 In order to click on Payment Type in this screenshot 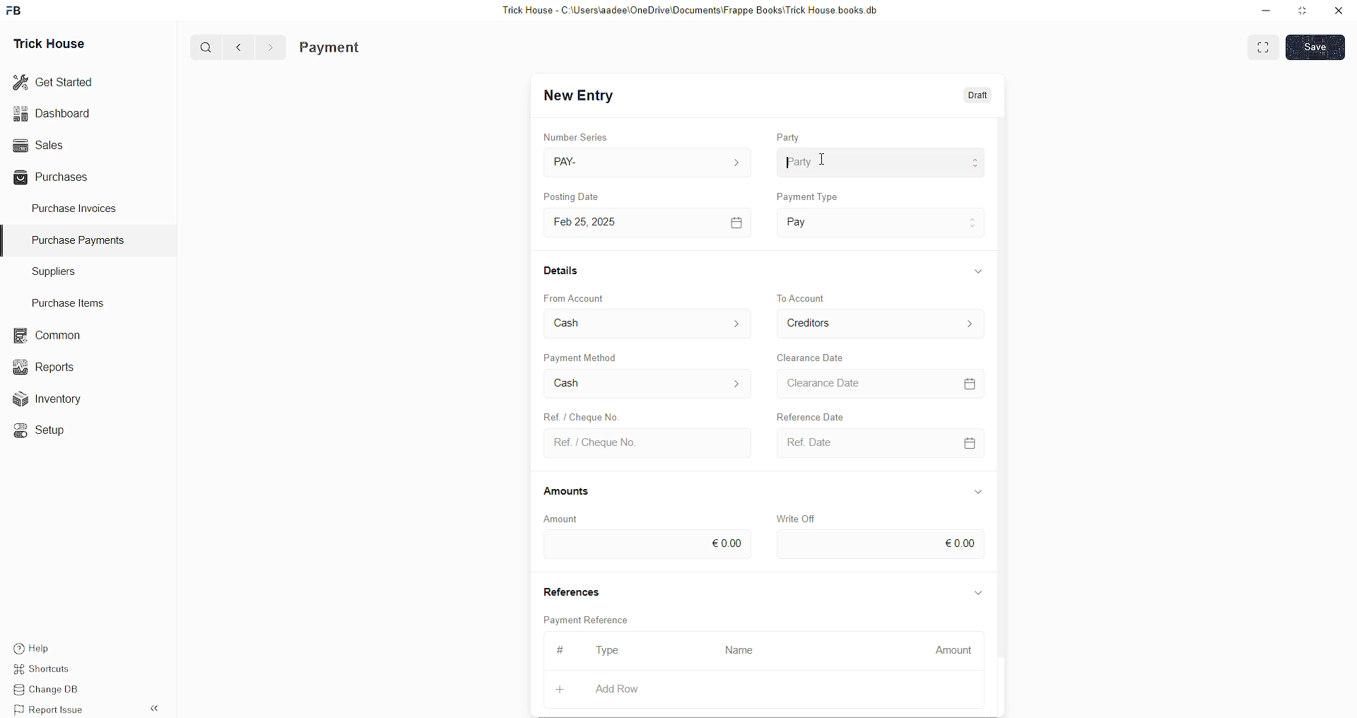, I will do `click(812, 194)`.